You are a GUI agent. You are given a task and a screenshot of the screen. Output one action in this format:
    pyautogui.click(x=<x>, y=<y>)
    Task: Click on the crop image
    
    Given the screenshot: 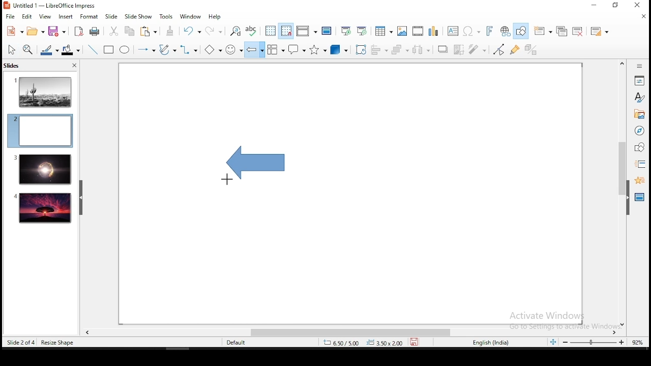 What is the action you would take?
    pyautogui.click(x=459, y=49)
    